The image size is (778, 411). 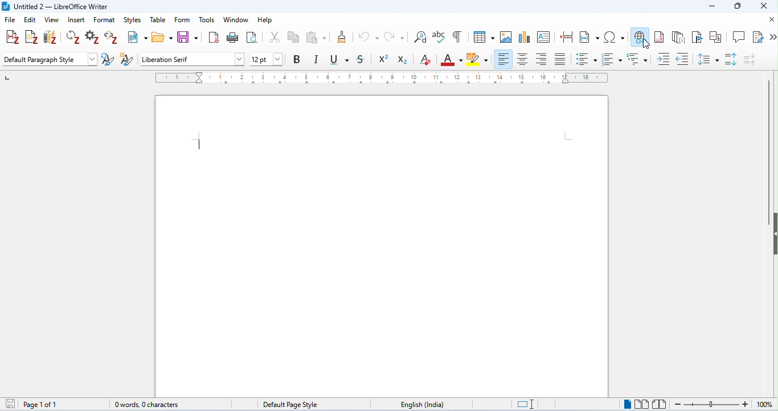 I want to click on justified, so click(x=562, y=59).